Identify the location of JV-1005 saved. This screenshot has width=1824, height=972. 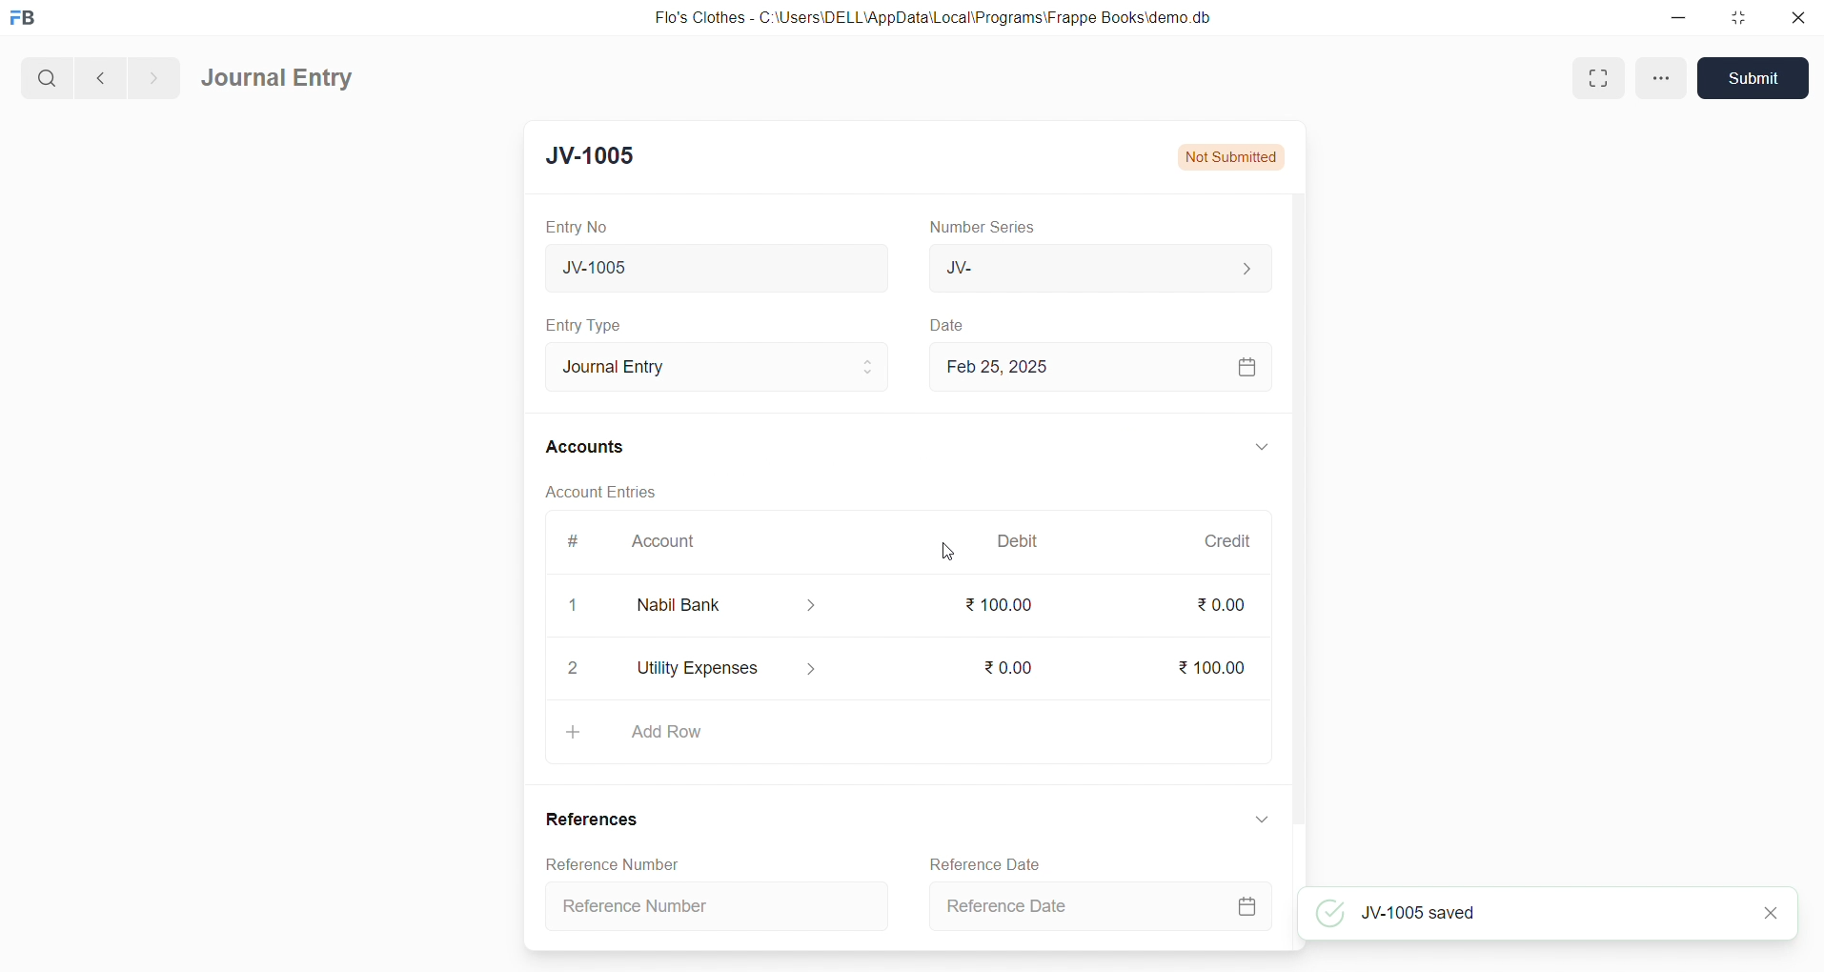
(1532, 913).